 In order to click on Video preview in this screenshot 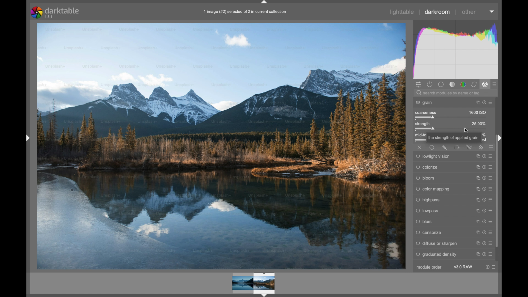, I will do `click(252, 284)`.